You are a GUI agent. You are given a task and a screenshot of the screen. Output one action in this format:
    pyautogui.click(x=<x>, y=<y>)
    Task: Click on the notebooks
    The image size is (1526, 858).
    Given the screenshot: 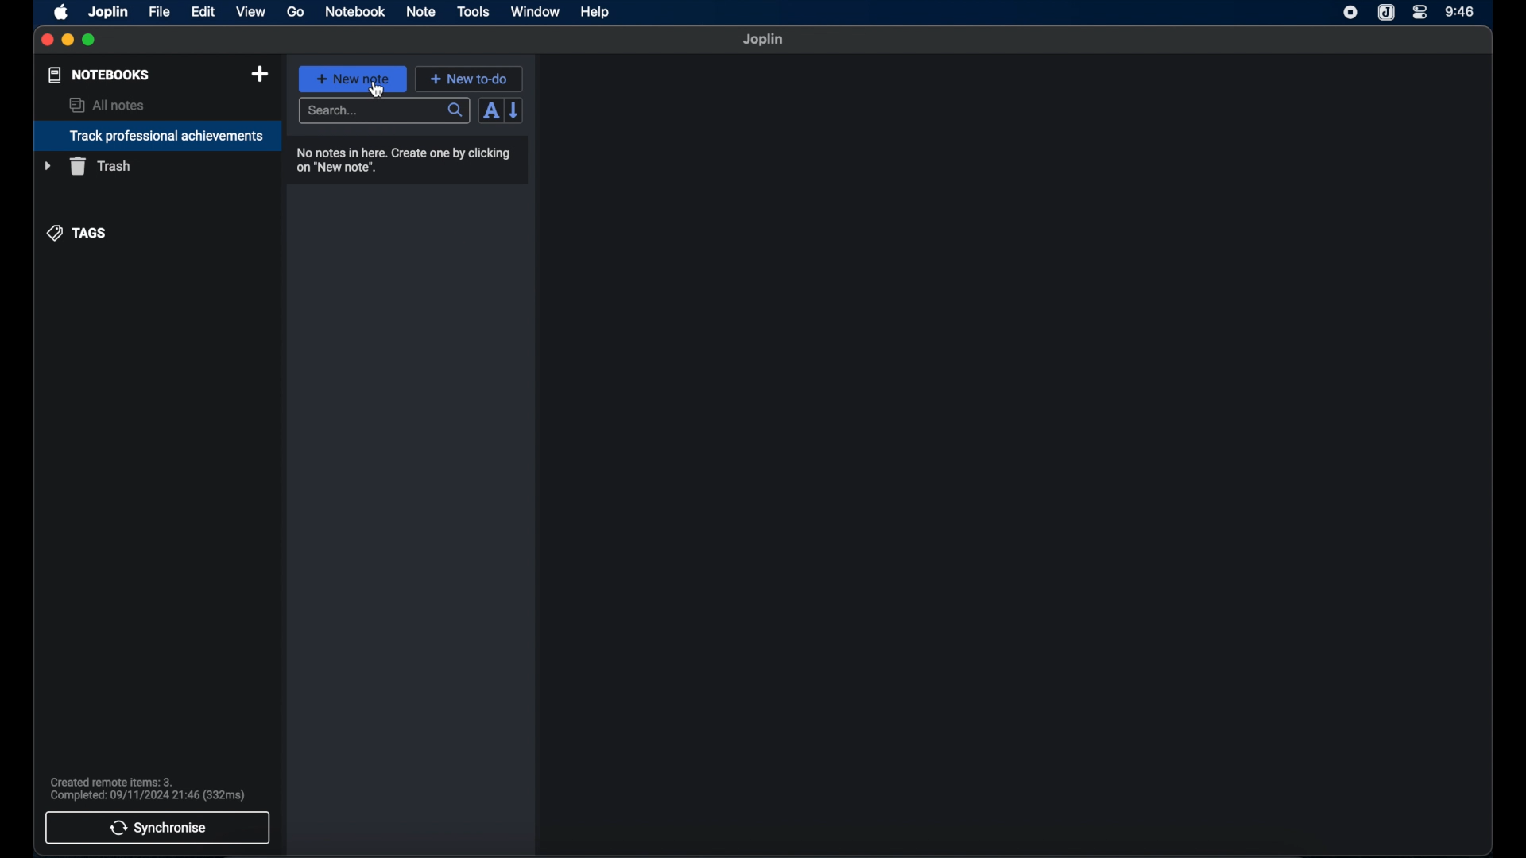 What is the action you would take?
    pyautogui.click(x=98, y=75)
    